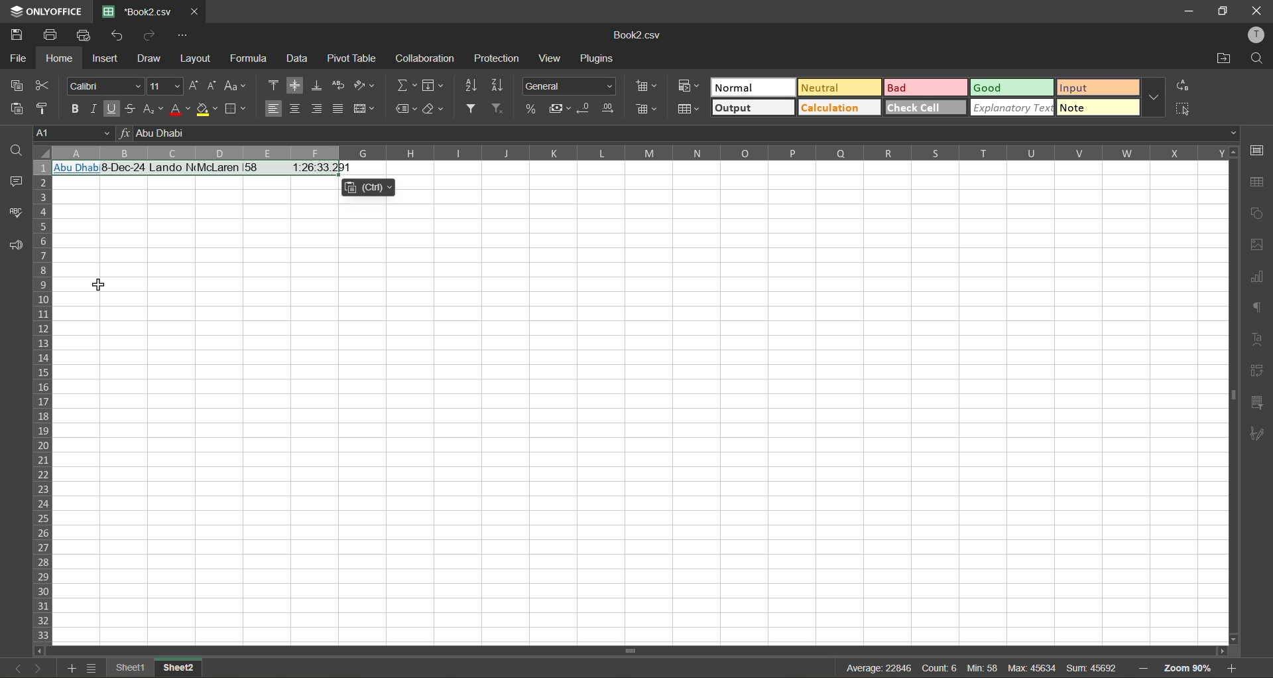  What do you see at coordinates (11, 148) in the screenshot?
I see `open` at bounding box center [11, 148].